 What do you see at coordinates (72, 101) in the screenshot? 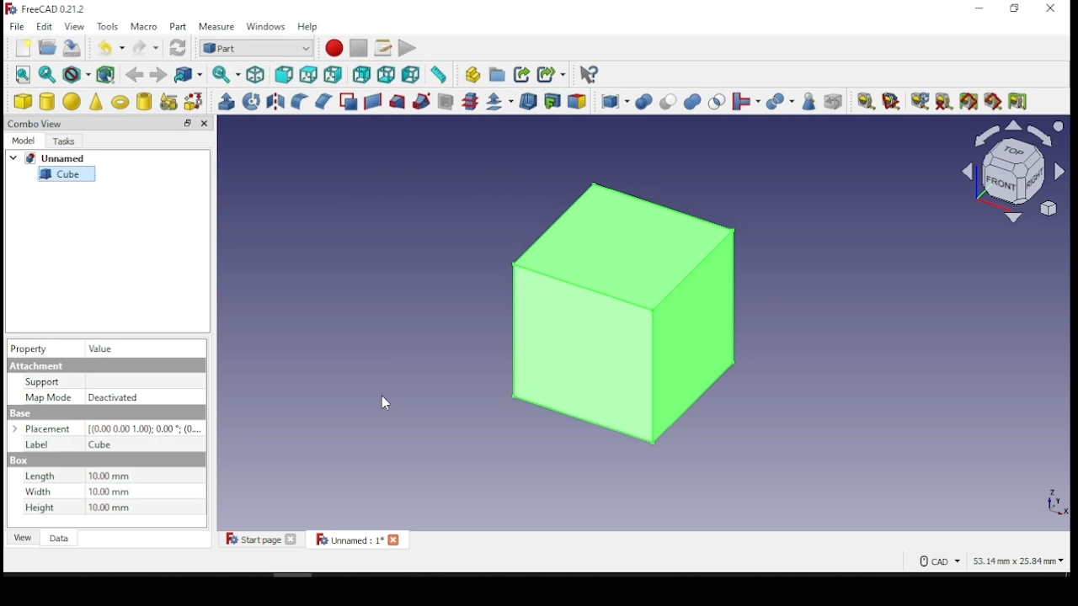
I see `sphere` at bounding box center [72, 101].